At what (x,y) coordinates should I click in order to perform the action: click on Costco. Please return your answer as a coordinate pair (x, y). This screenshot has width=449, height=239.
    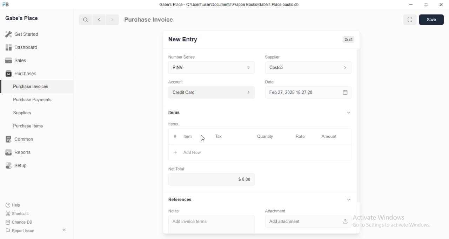
    Looking at the image, I should click on (308, 68).